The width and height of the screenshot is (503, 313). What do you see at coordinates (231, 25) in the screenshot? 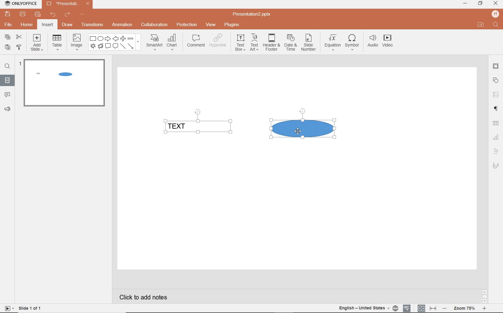
I see `plugins` at bounding box center [231, 25].